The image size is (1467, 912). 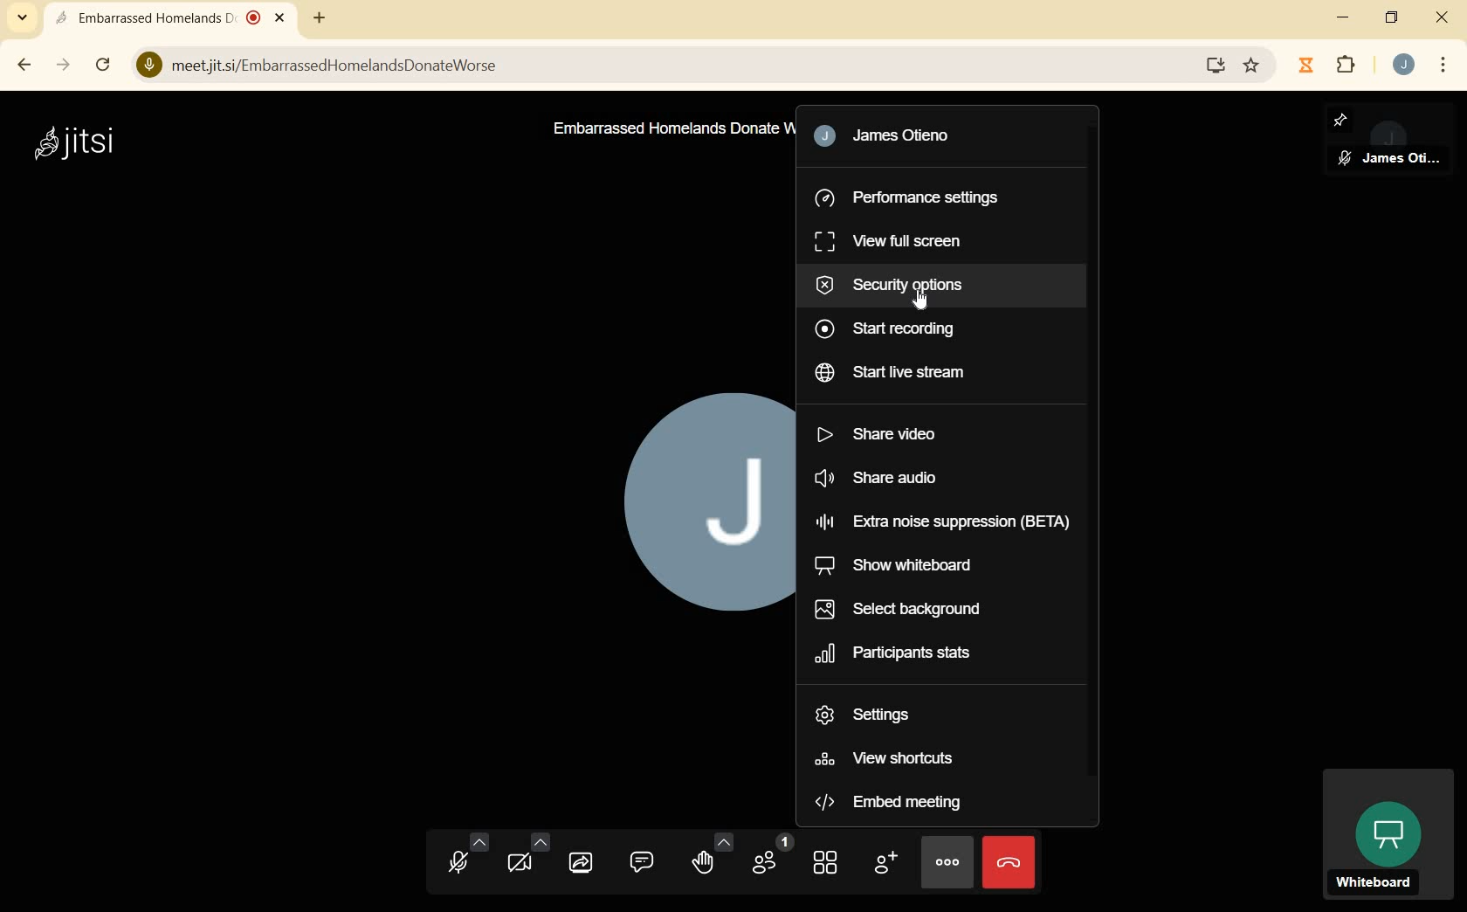 What do you see at coordinates (884, 863) in the screenshot?
I see `invite people` at bounding box center [884, 863].